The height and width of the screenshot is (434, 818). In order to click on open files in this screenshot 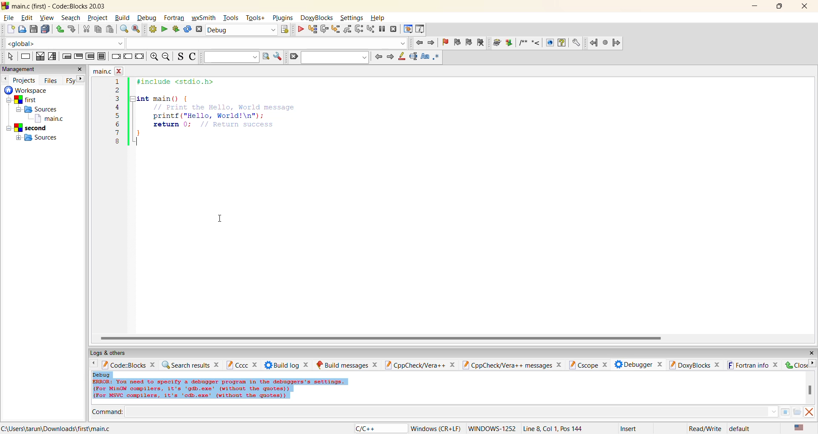, I will do `click(796, 412)`.